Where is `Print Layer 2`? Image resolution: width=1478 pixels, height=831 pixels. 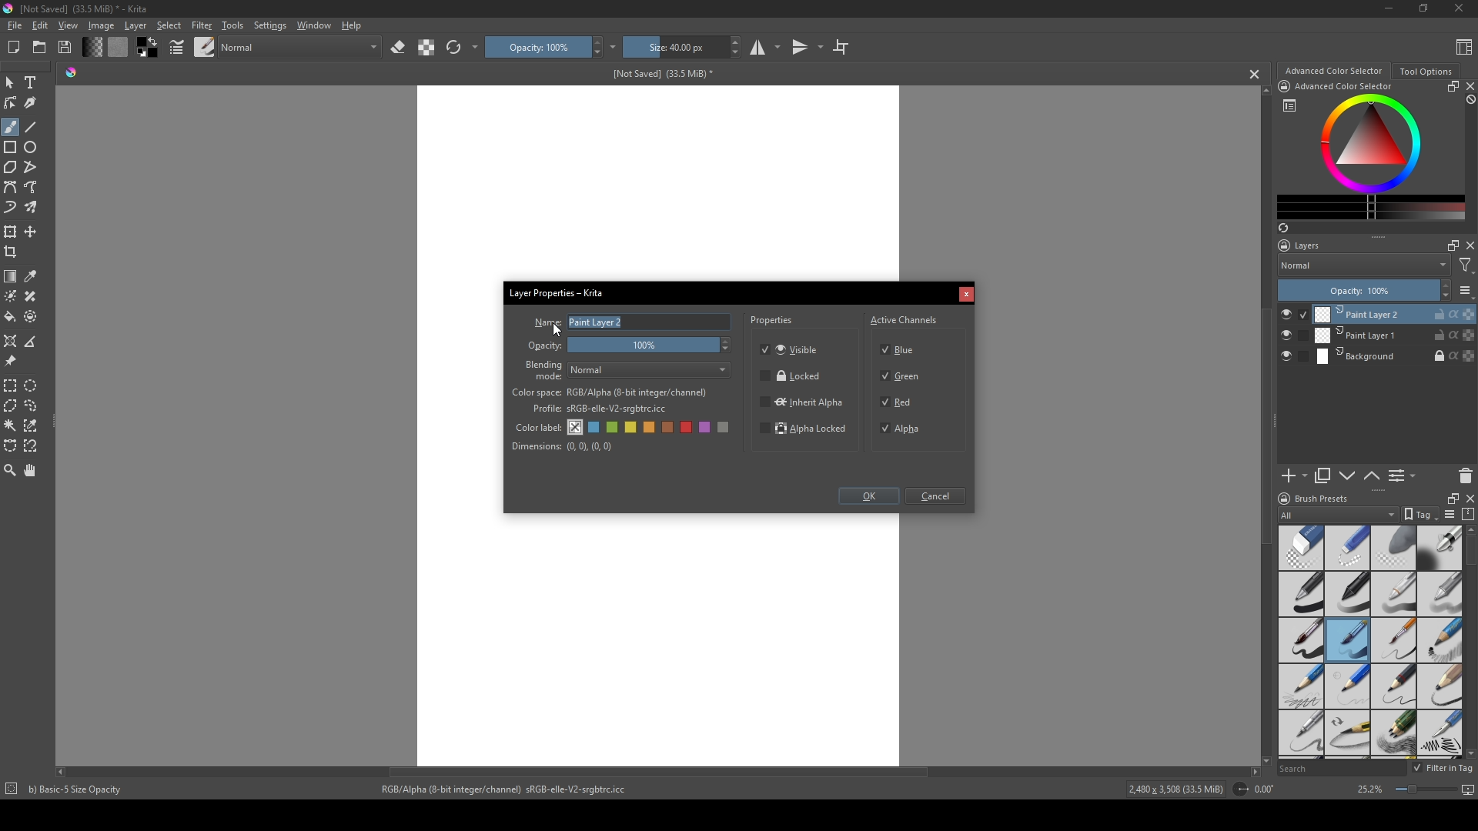 Print Layer 2 is located at coordinates (1394, 314).